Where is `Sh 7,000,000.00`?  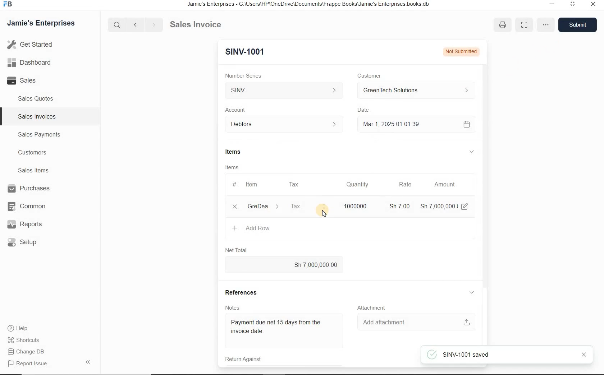
Sh 7,000,000.00 is located at coordinates (284, 265).